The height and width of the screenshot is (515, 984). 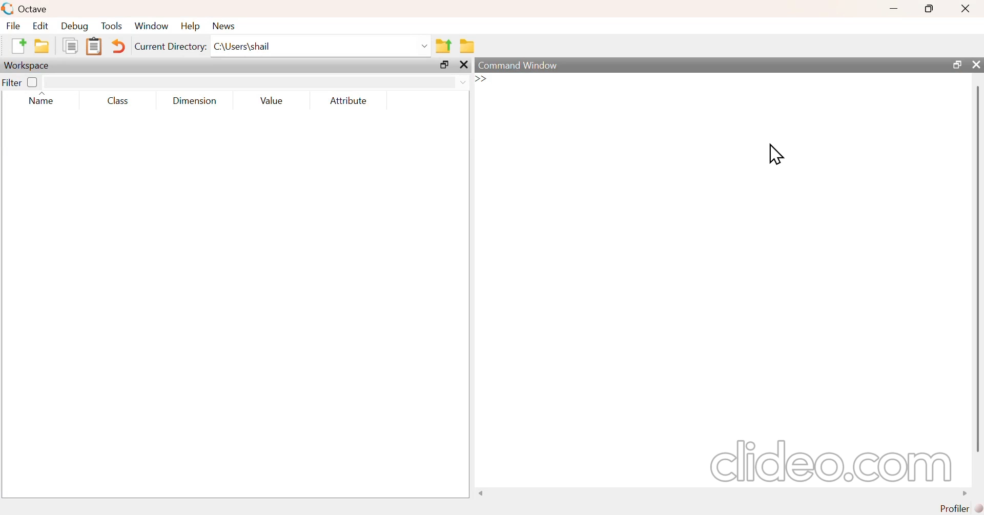 I want to click on value, so click(x=270, y=100).